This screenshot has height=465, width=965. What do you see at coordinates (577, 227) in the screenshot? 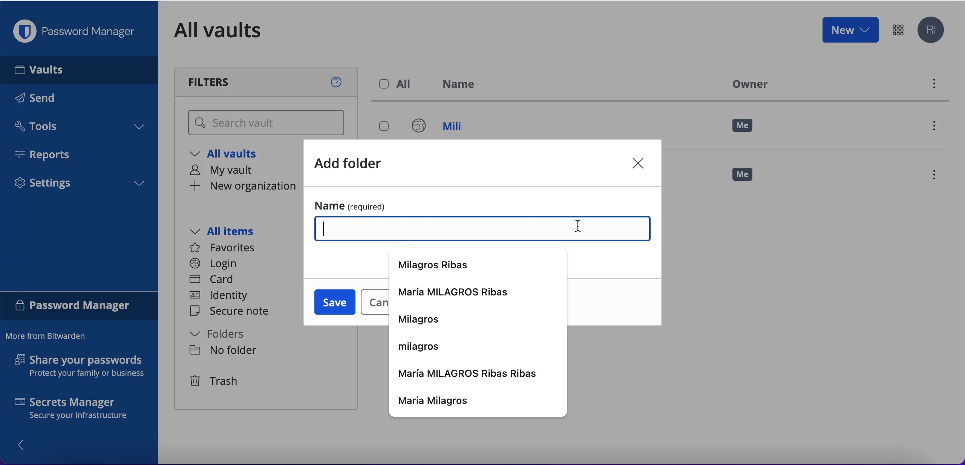
I see `cursor` at bounding box center [577, 227].